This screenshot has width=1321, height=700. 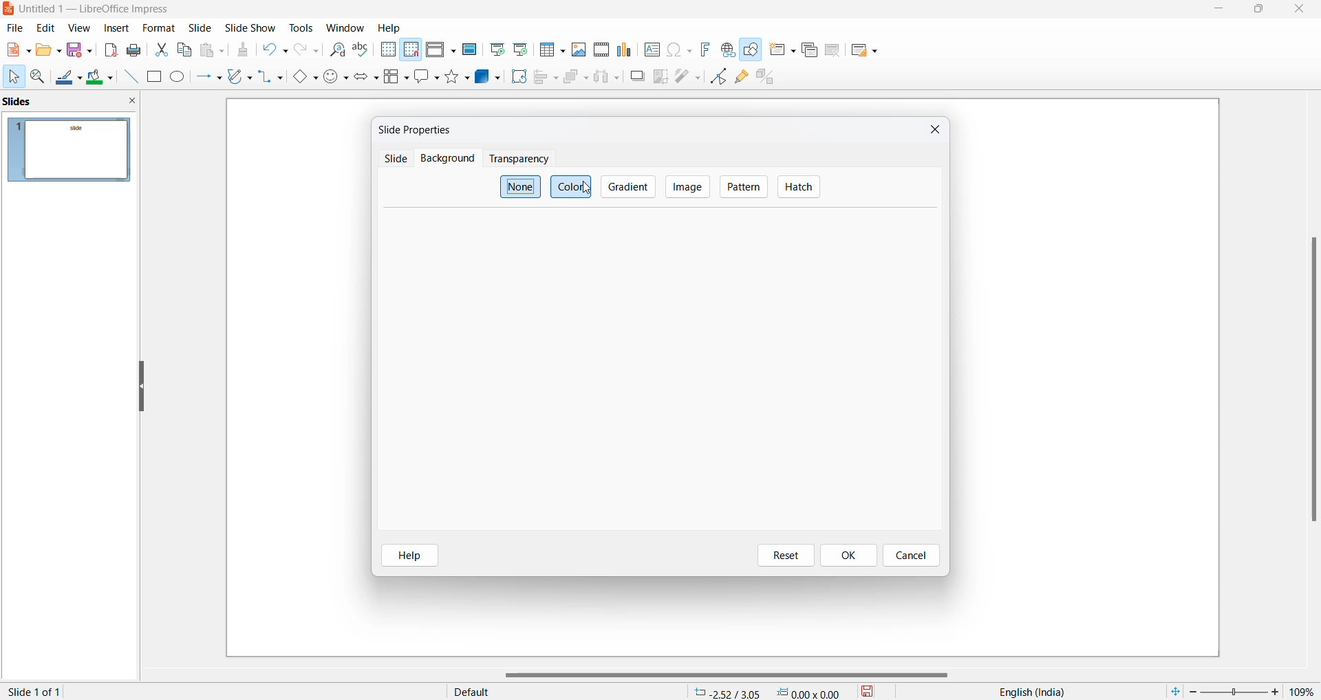 I want to click on tools, so click(x=302, y=27).